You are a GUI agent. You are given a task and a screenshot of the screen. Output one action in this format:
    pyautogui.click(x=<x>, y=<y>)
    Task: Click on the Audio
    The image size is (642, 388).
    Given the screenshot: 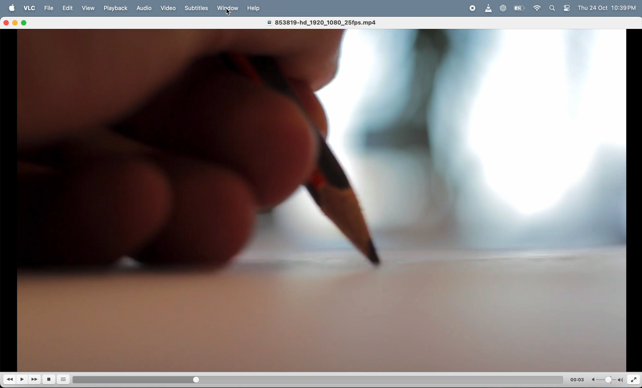 What is the action you would take?
    pyautogui.click(x=145, y=9)
    